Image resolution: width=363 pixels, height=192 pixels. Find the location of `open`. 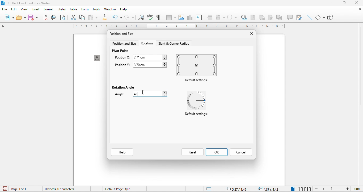

open is located at coordinates (21, 17).